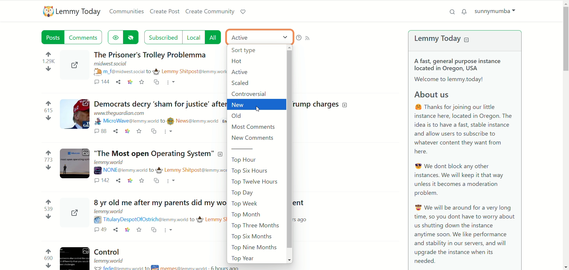 This screenshot has width=569, height=270. Describe the element at coordinates (161, 220) in the screenshot. I see `TitularyDespotOfOstrich@lemmy.world to Lemmy Shitpost@lemmy.world` at that location.